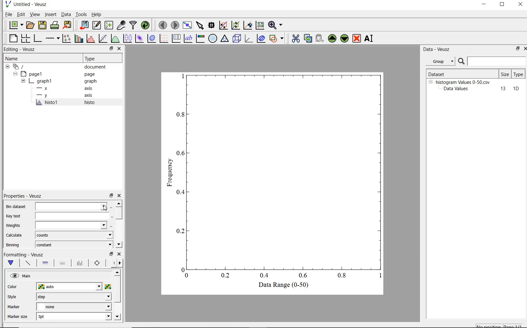 This screenshot has height=328, width=527. Describe the element at coordinates (259, 25) in the screenshot. I see `click to recenter graph axes` at that location.